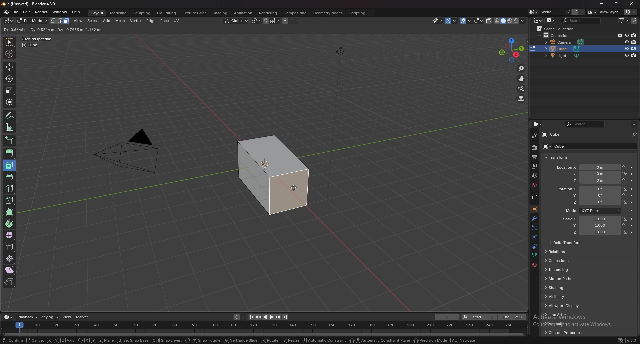 This screenshot has height=344, width=640. What do you see at coordinates (565, 42) in the screenshot?
I see `camera` at bounding box center [565, 42].